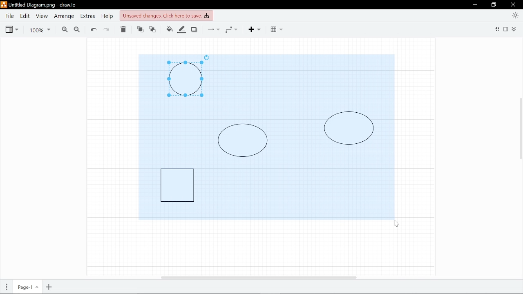 The height and width of the screenshot is (294, 523). I want to click on Extras, so click(87, 16).